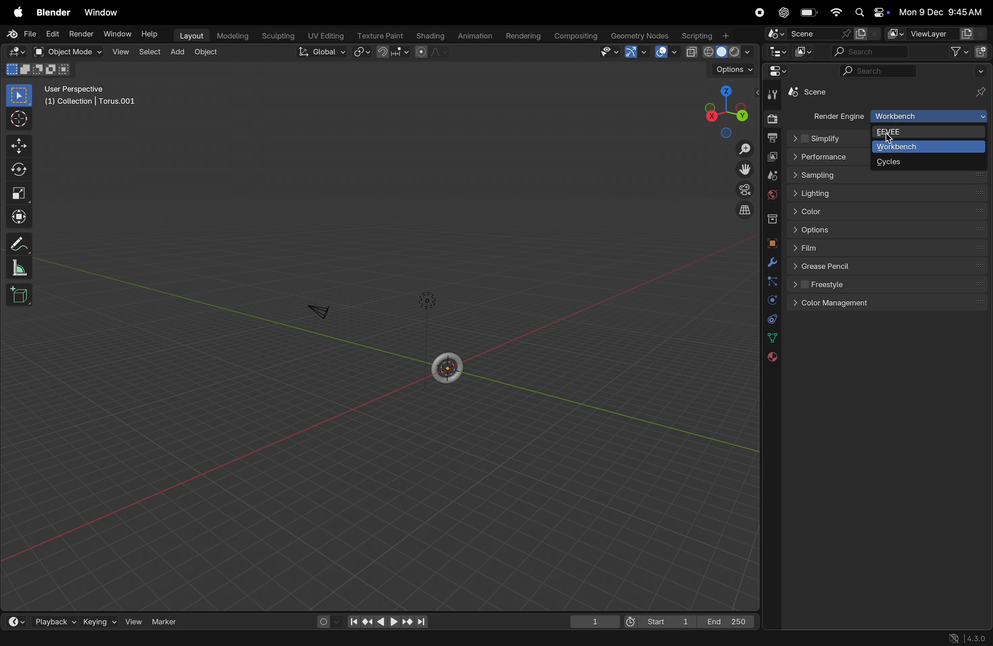 The width and height of the screenshot is (993, 646). What do you see at coordinates (743, 169) in the screenshot?
I see `Toggle view` at bounding box center [743, 169].